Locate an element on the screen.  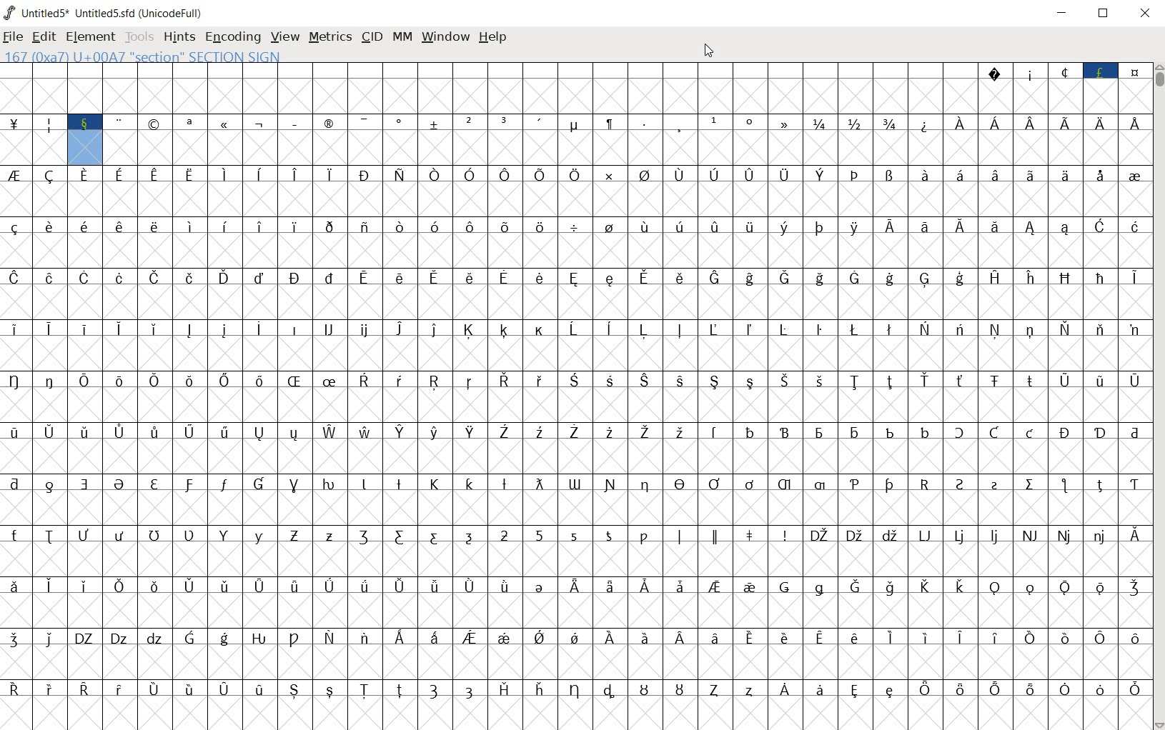
Latin extended characters is located at coordinates (312, 191).